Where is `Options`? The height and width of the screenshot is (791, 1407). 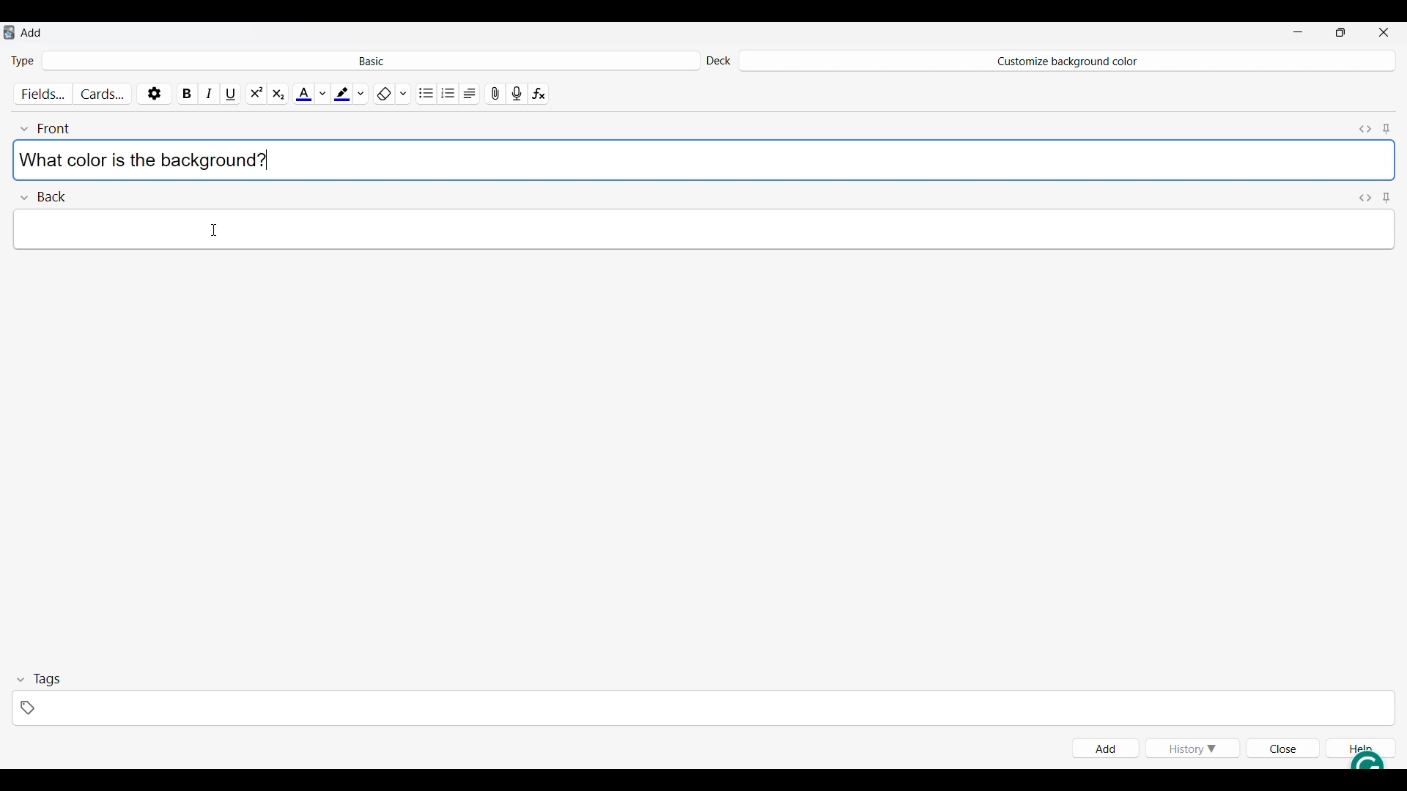 Options is located at coordinates (154, 91).